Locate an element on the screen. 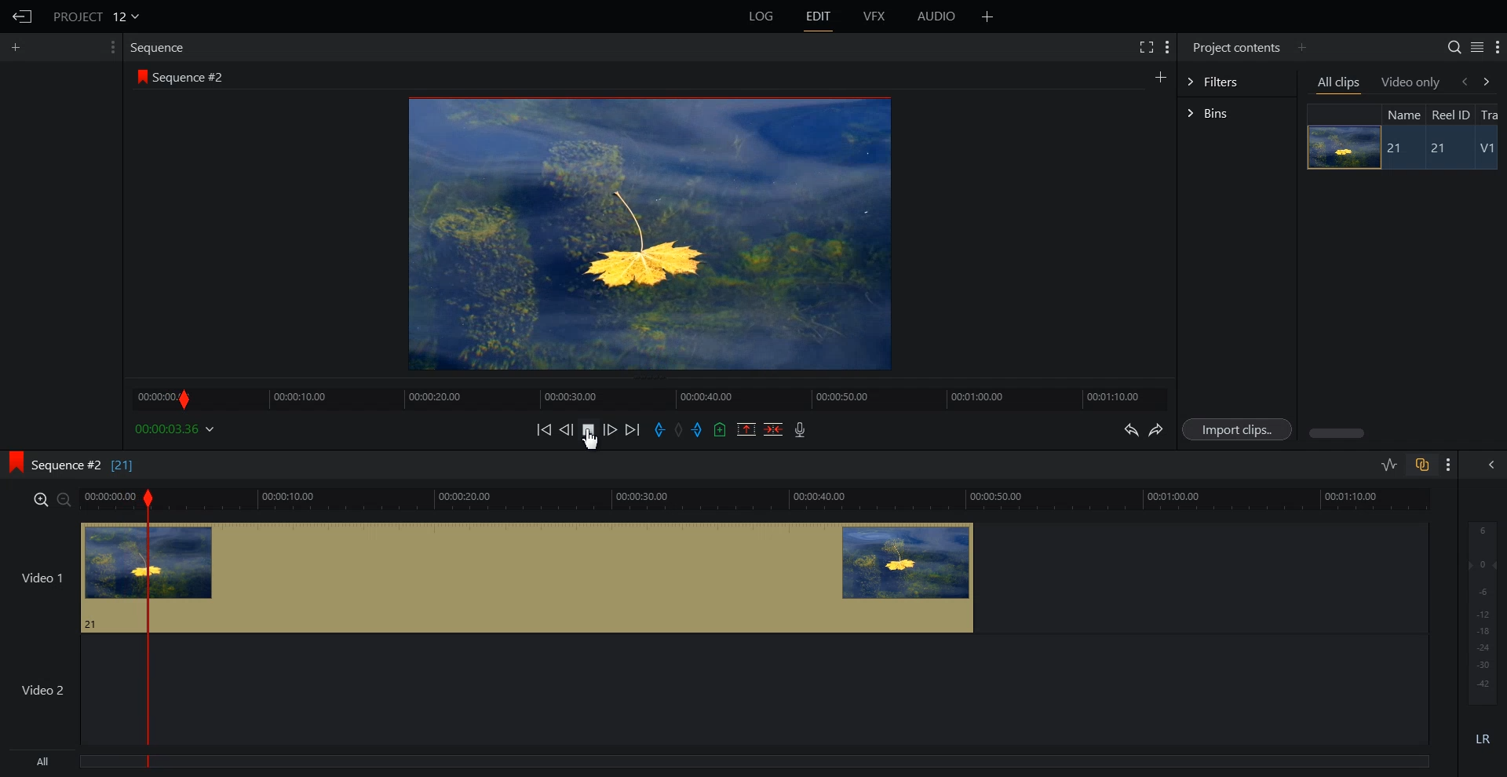 This screenshot has height=777, width=1507. PROJECT 12 is located at coordinates (97, 16).